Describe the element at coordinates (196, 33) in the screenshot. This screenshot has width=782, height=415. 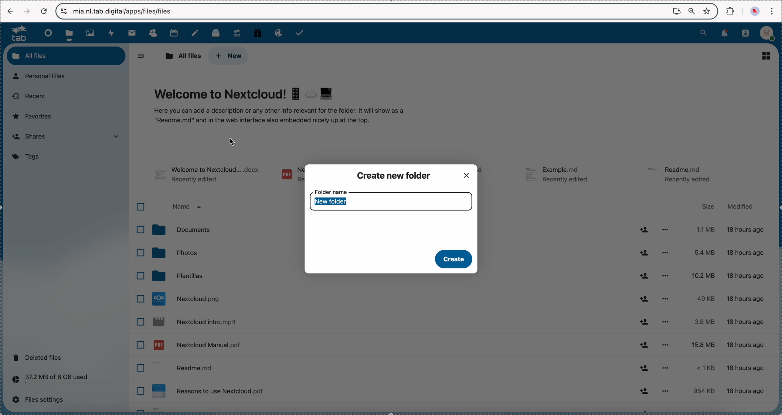
I see `notes` at that location.